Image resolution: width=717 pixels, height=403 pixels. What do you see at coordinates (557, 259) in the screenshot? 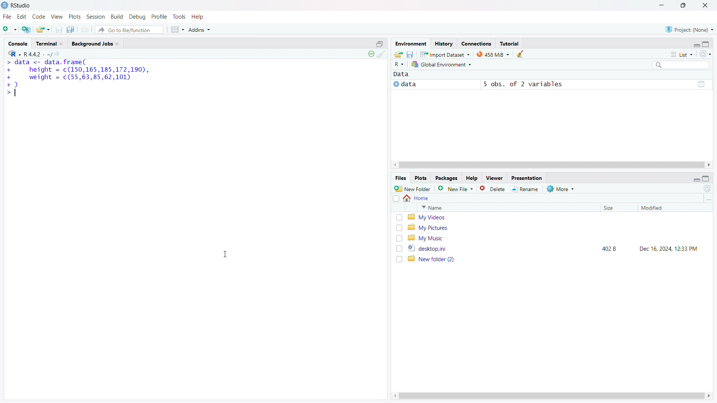
I see `new folder (2)` at bounding box center [557, 259].